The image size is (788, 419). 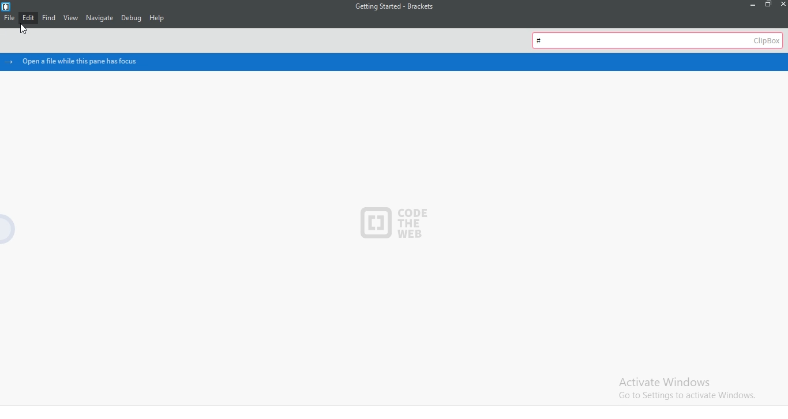 I want to click on Navigate, so click(x=100, y=18).